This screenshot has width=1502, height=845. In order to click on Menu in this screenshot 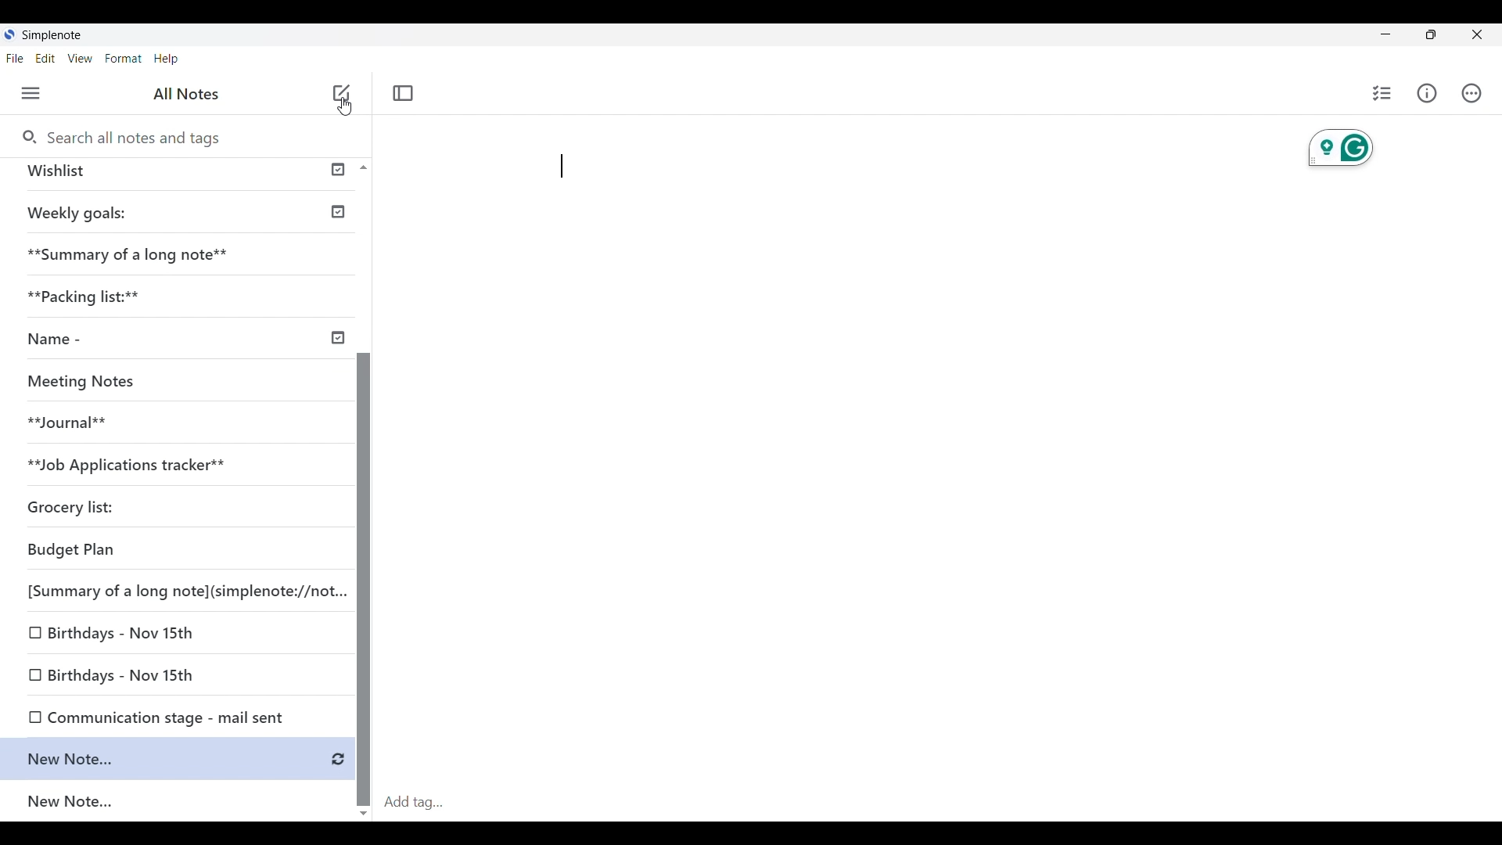, I will do `click(31, 93)`.